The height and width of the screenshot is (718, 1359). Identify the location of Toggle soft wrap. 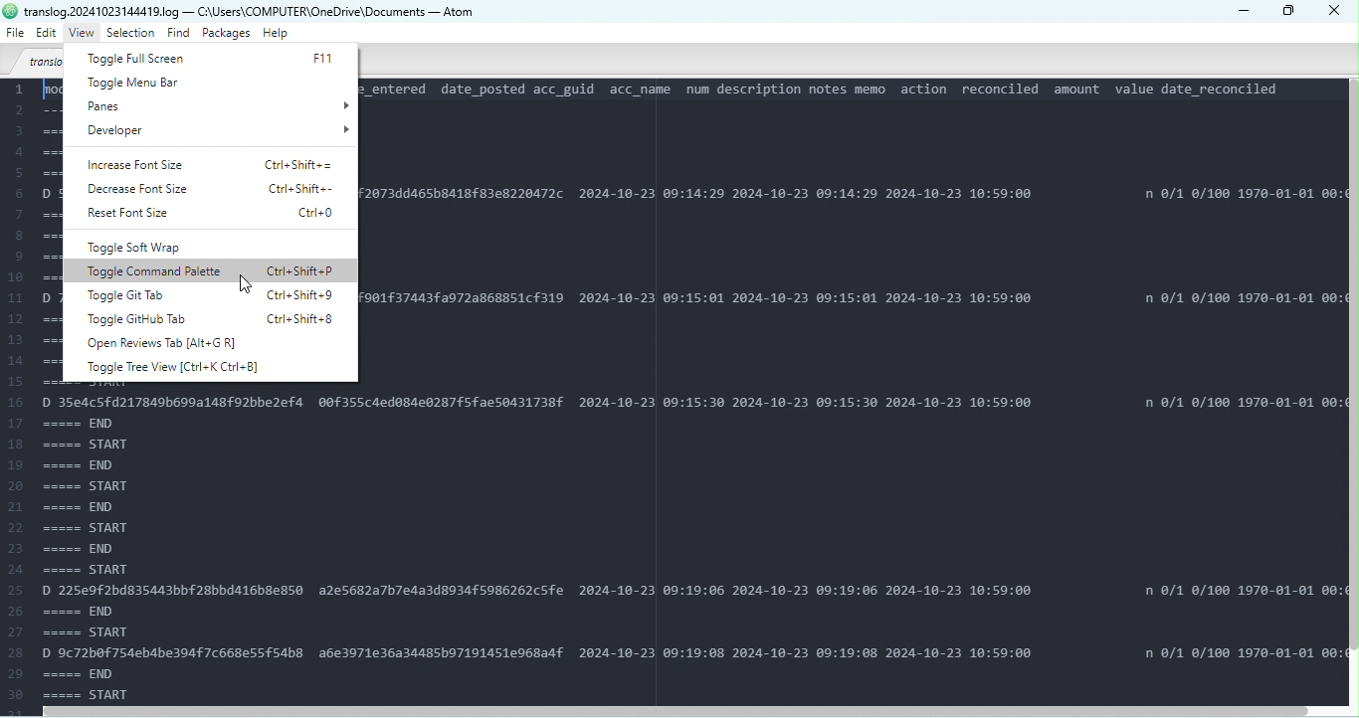
(203, 249).